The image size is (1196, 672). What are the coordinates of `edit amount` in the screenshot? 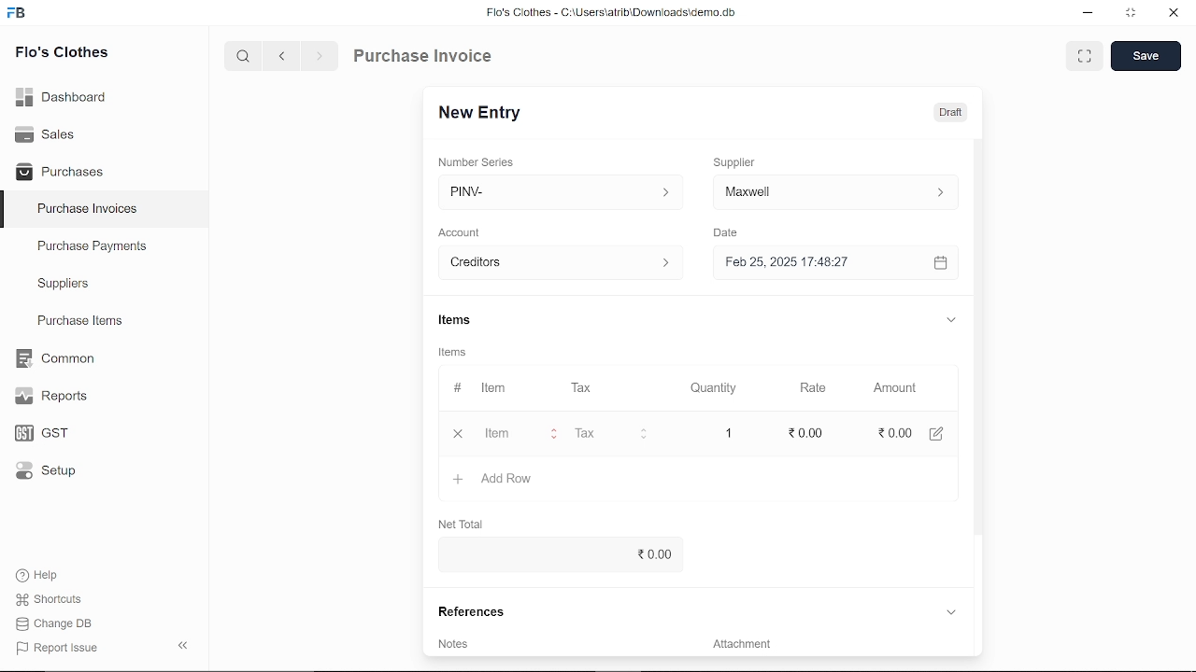 It's located at (943, 433).